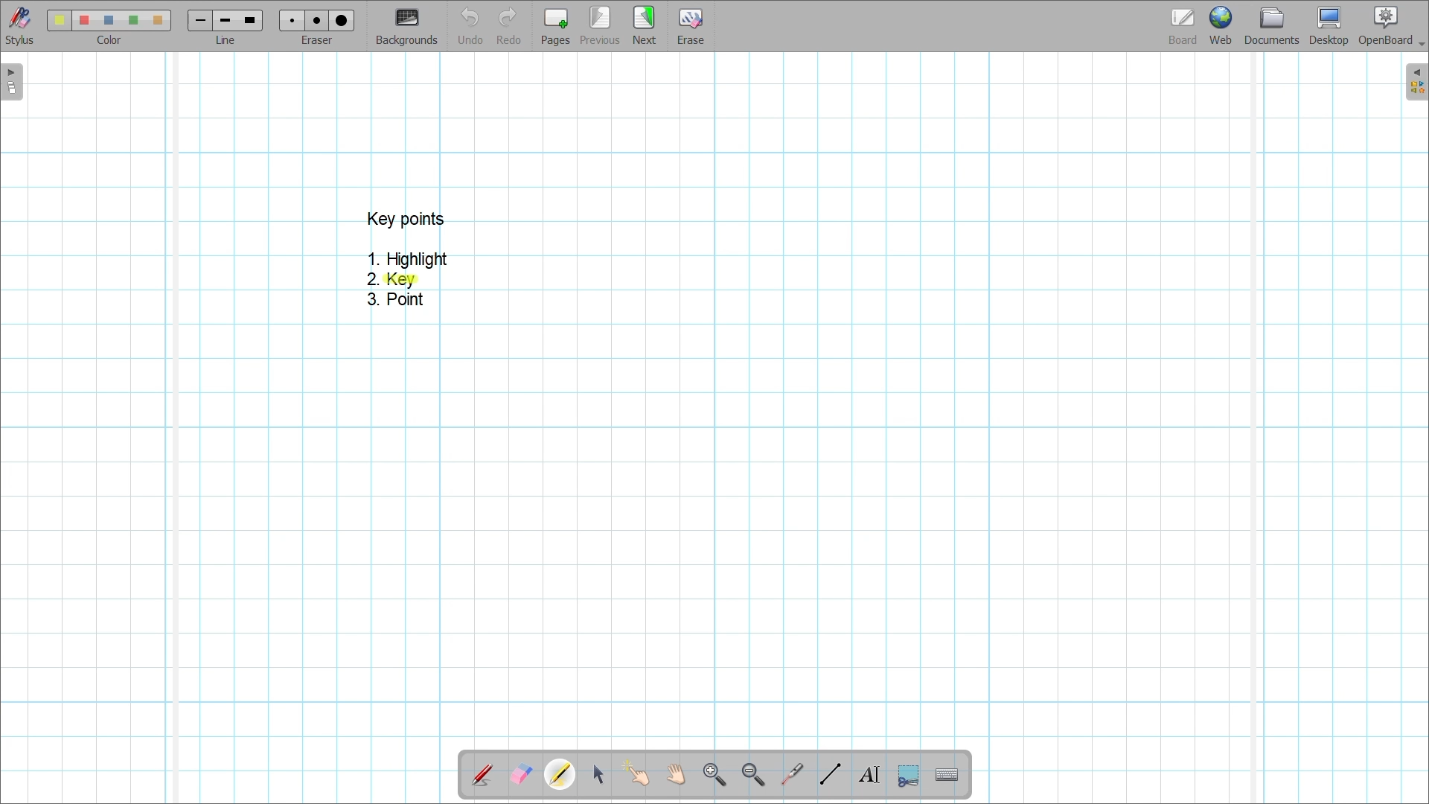 This screenshot has width=1429, height=804. What do you see at coordinates (909, 776) in the screenshot?
I see `Capture part of the screen` at bounding box center [909, 776].